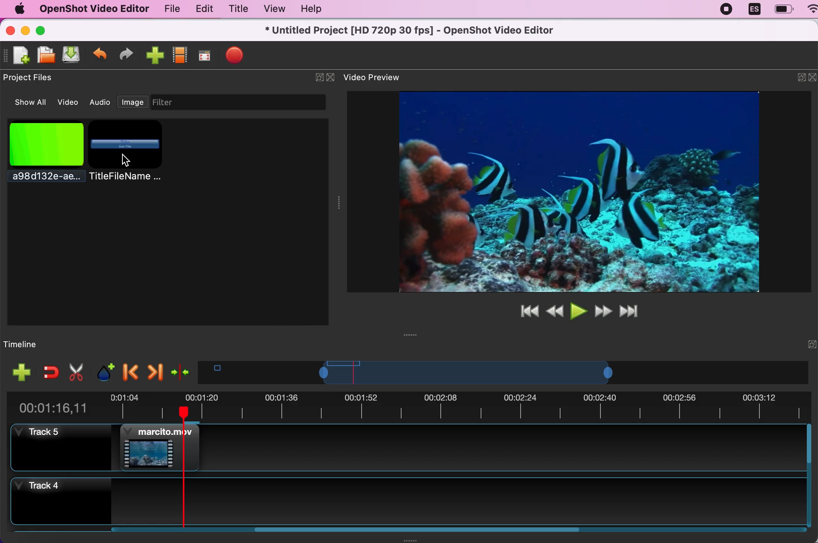 The image size is (818, 543). Describe the element at coordinates (727, 11) in the screenshot. I see `recording stopped` at that location.